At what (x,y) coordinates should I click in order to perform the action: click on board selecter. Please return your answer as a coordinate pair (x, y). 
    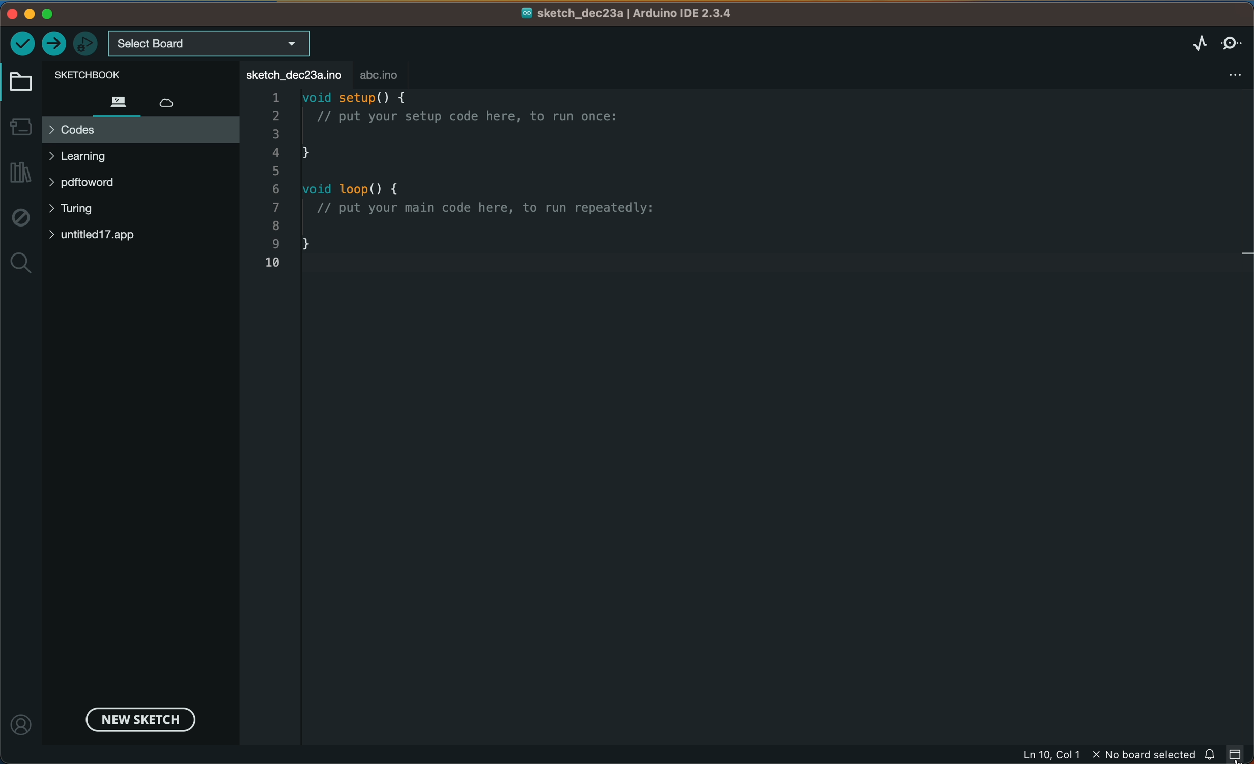
    Looking at the image, I should click on (210, 44).